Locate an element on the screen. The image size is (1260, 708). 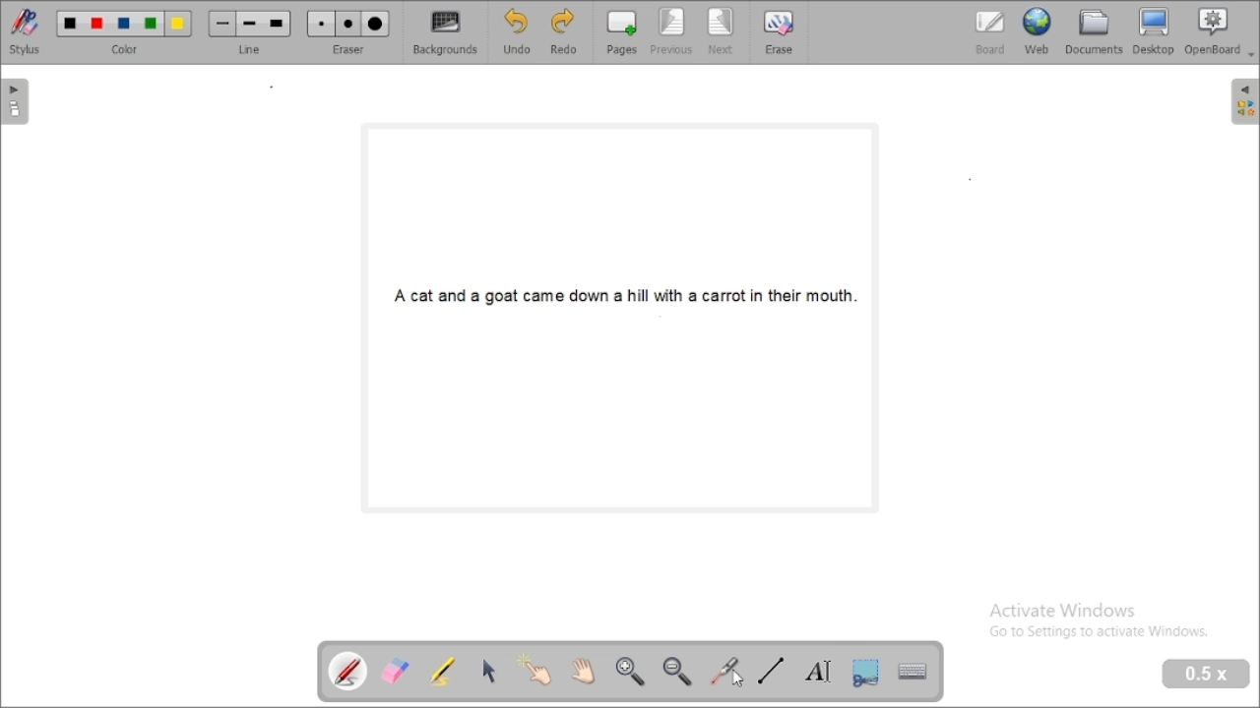
web is located at coordinates (1038, 31).